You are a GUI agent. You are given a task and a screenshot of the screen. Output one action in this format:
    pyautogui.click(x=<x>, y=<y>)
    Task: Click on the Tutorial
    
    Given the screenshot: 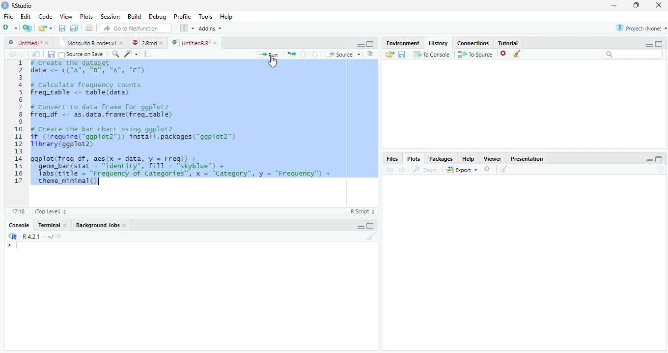 What is the action you would take?
    pyautogui.click(x=508, y=43)
    